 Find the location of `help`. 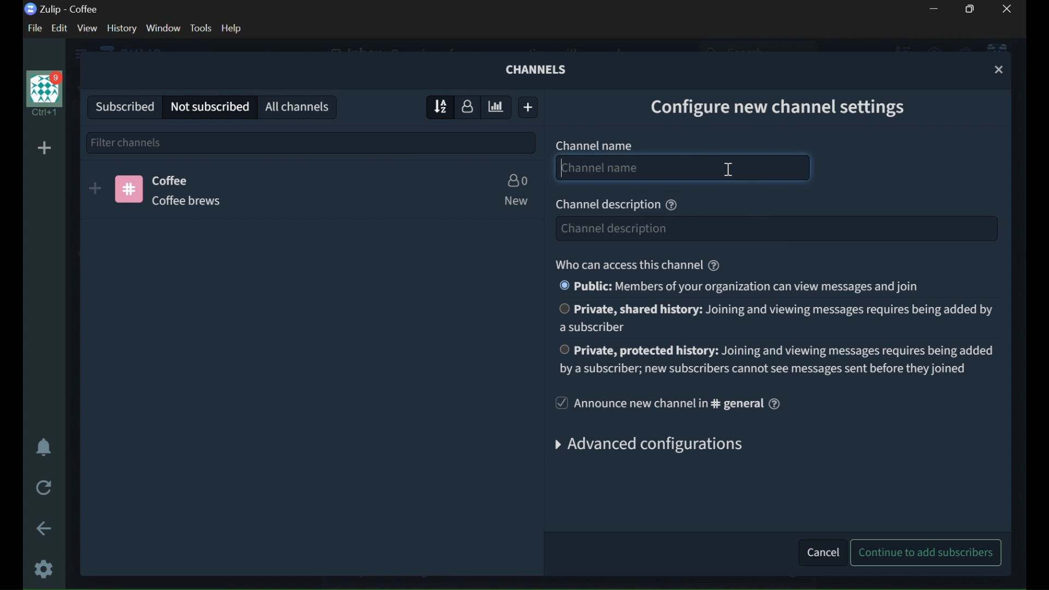

help is located at coordinates (232, 28).